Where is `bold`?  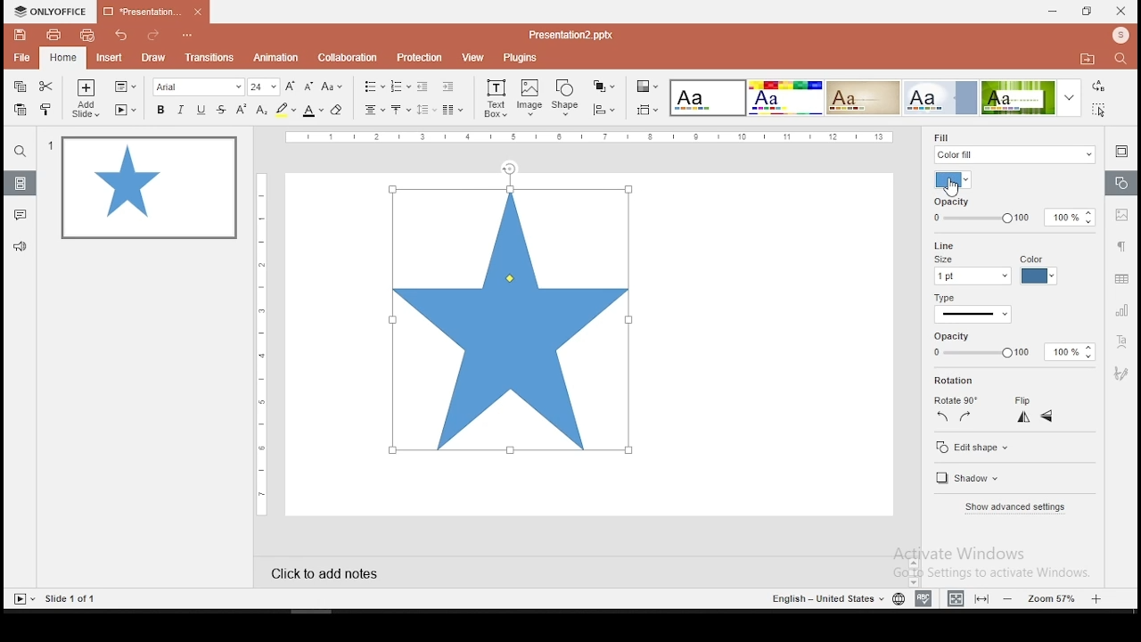 bold is located at coordinates (160, 110).